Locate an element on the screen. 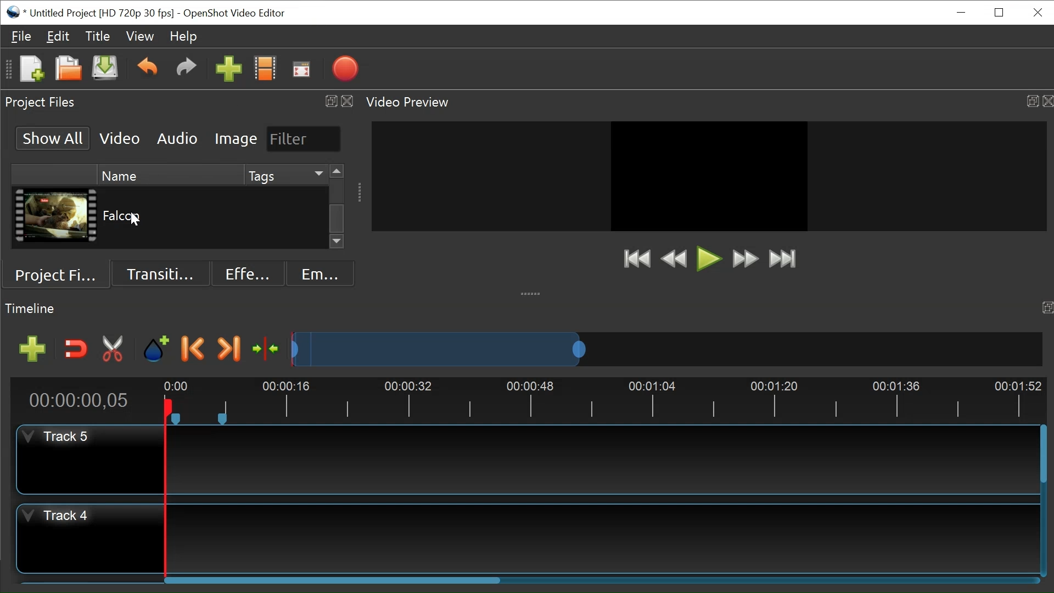  Track Panel is located at coordinates (602, 458).